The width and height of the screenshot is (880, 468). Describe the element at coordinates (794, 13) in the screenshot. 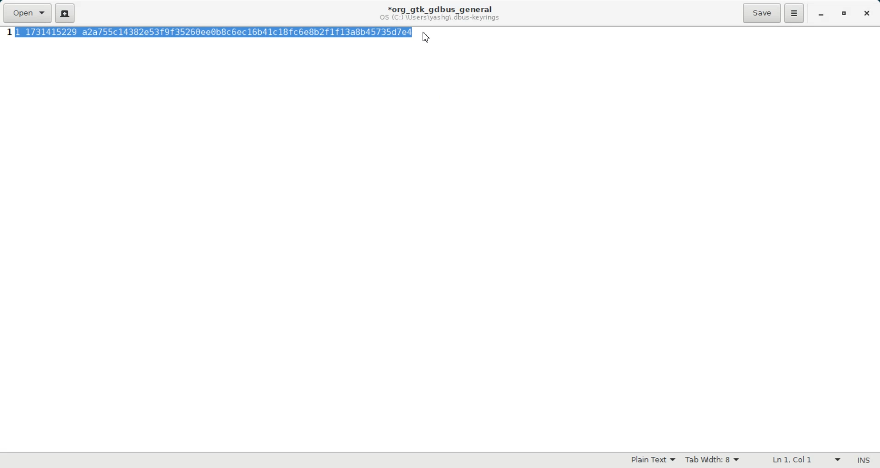

I see `Hamburger Settings` at that location.